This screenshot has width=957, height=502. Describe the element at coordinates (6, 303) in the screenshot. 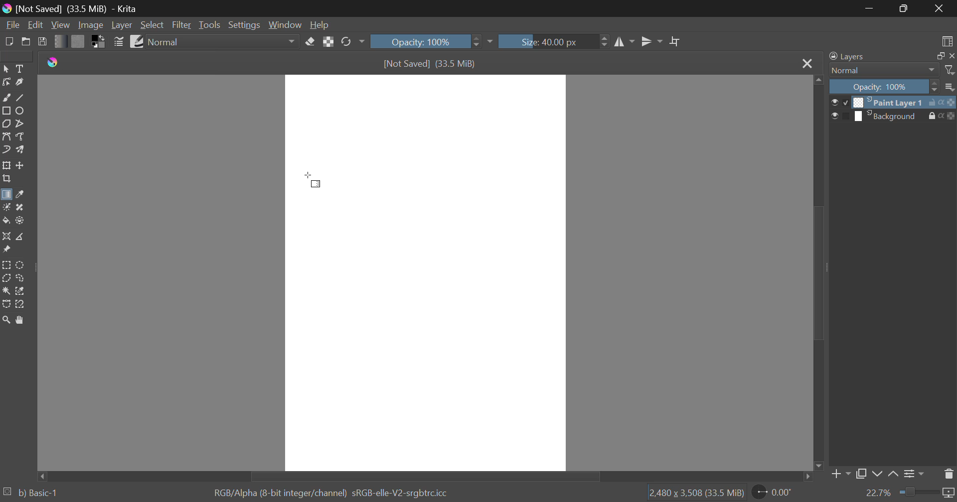

I see `Bezier Curve Selection` at that location.